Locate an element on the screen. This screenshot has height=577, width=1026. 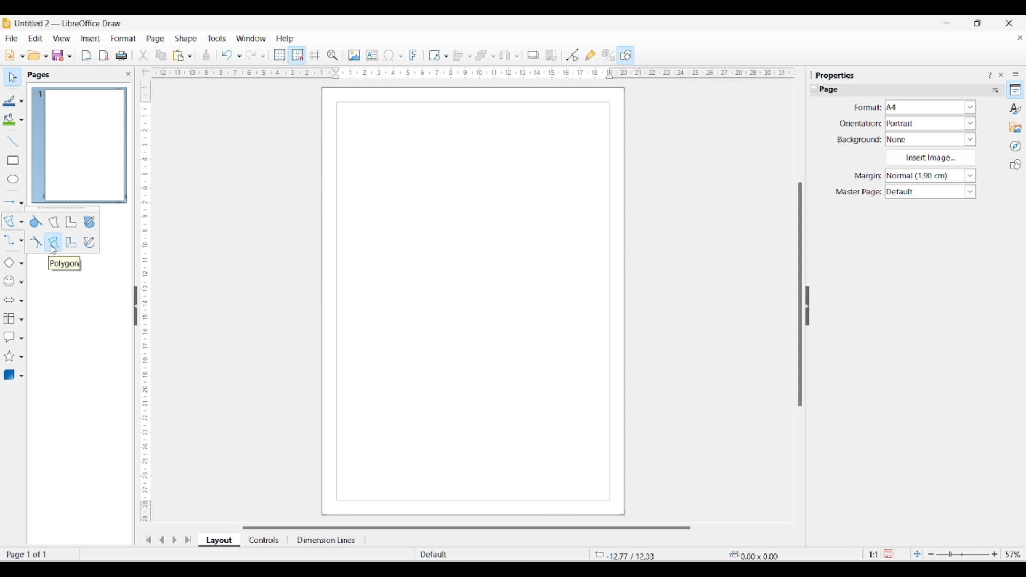
Crop image is located at coordinates (551, 55).